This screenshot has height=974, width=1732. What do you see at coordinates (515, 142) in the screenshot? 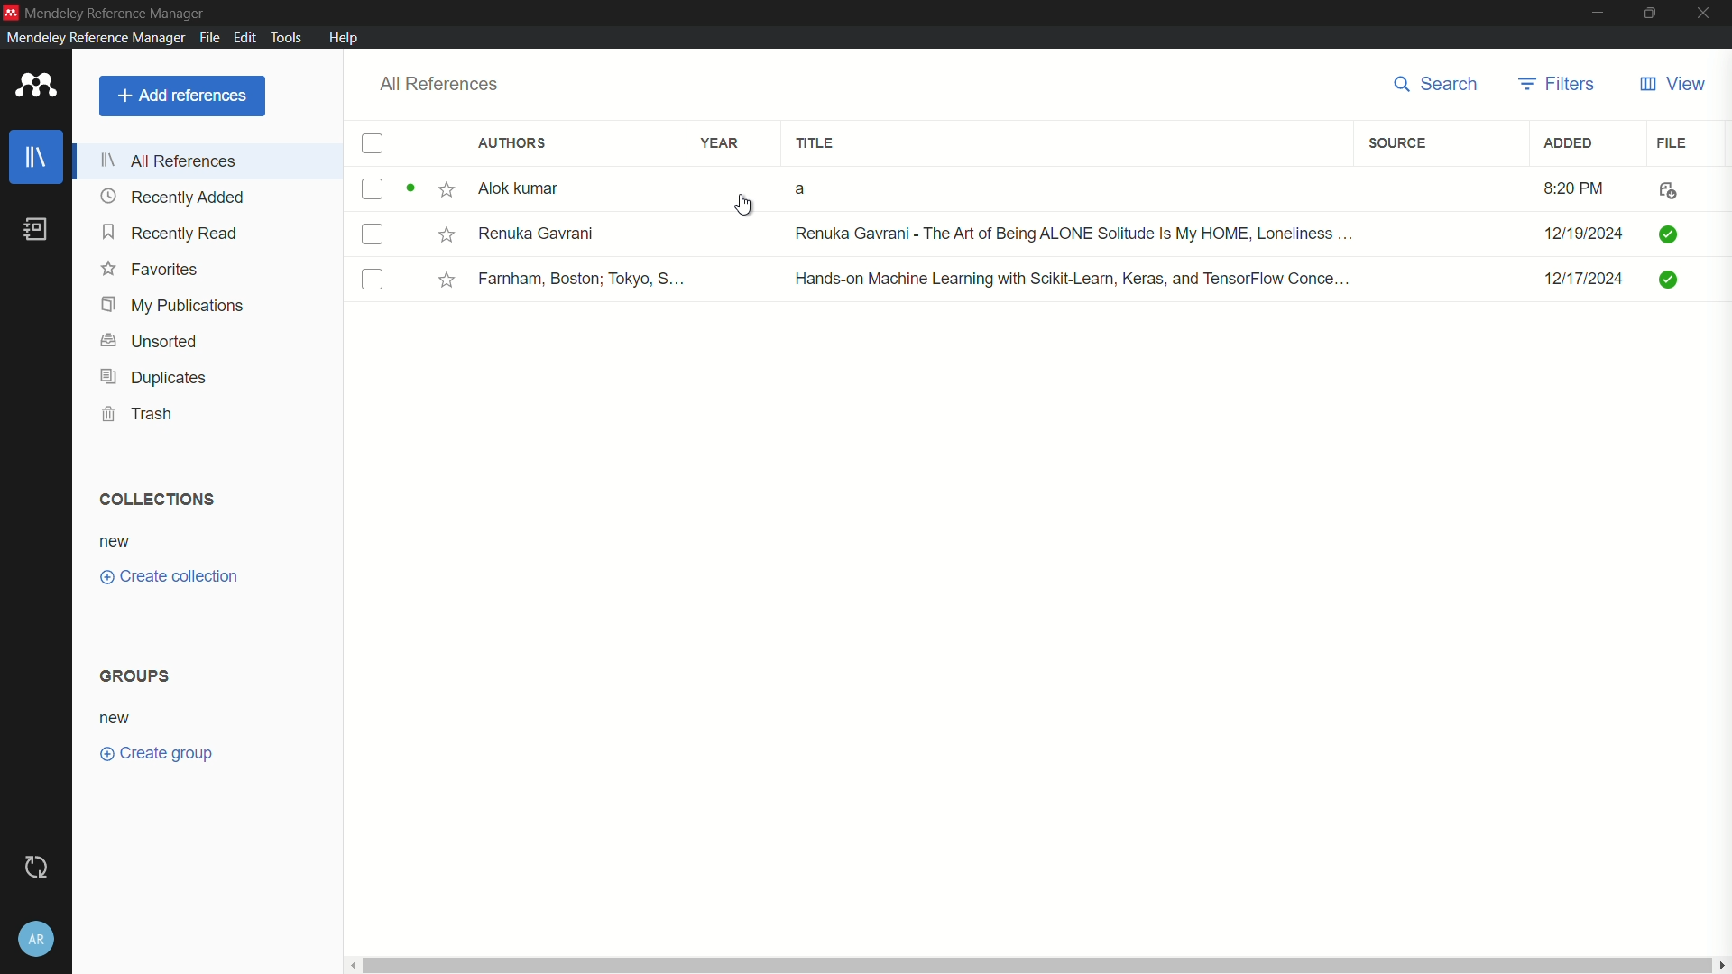
I see `authors` at bounding box center [515, 142].